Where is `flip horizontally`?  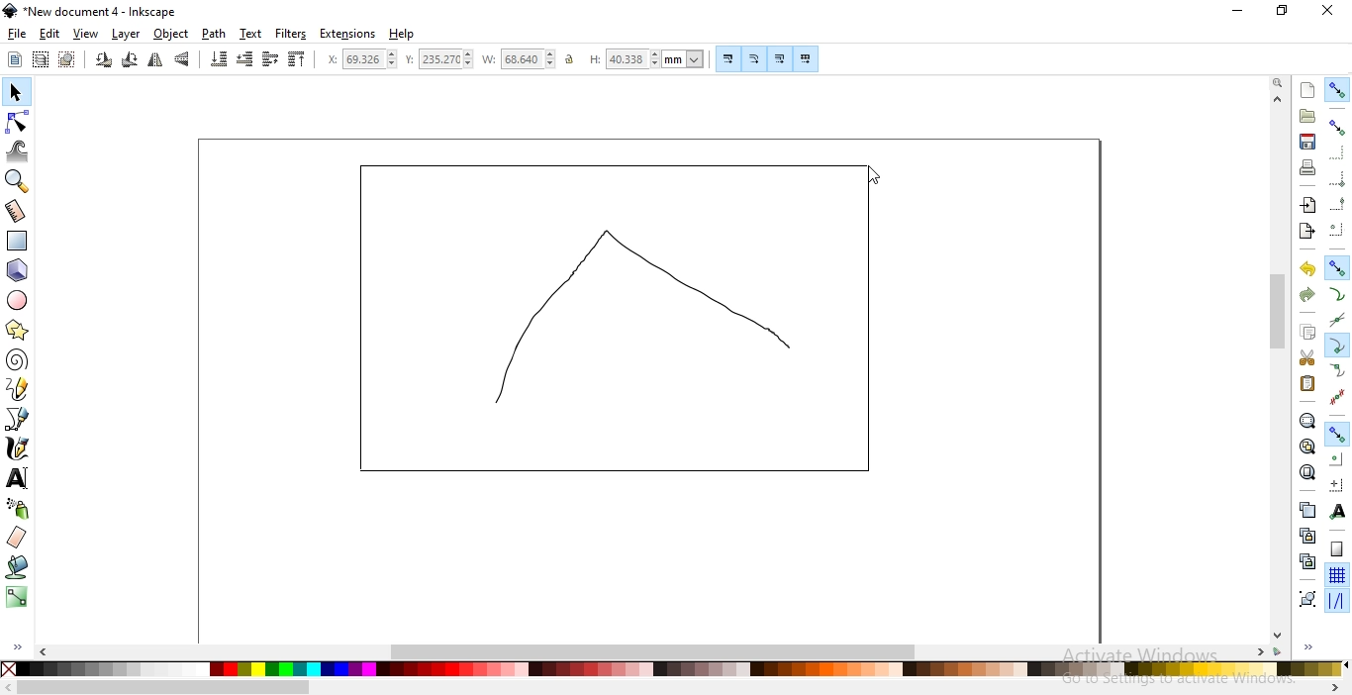 flip horizontally is located at coordinates (154, 61).